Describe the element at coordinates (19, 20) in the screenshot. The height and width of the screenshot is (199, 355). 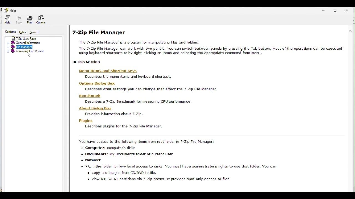
I see `Back ` at that location.